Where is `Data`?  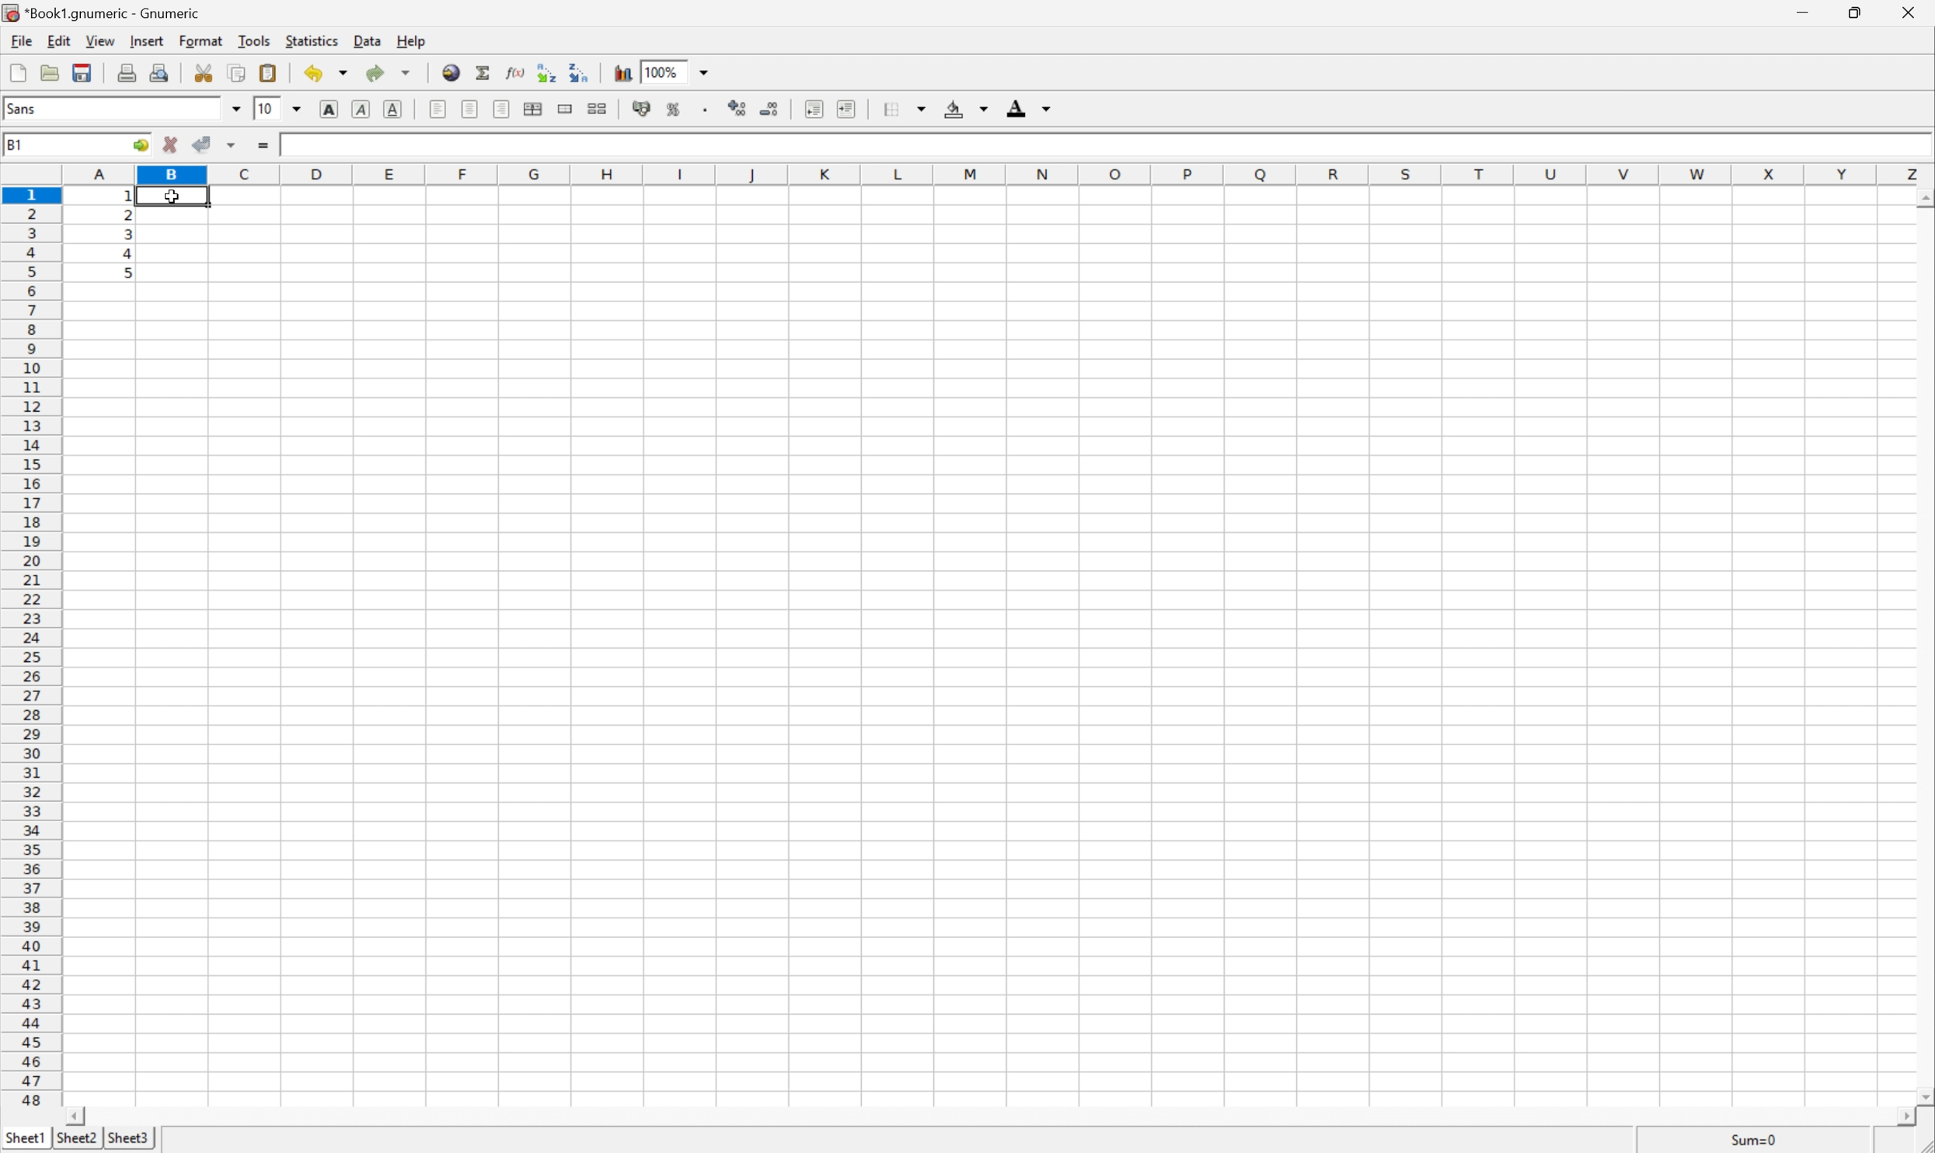
Data is located at coordinates (369, 40).